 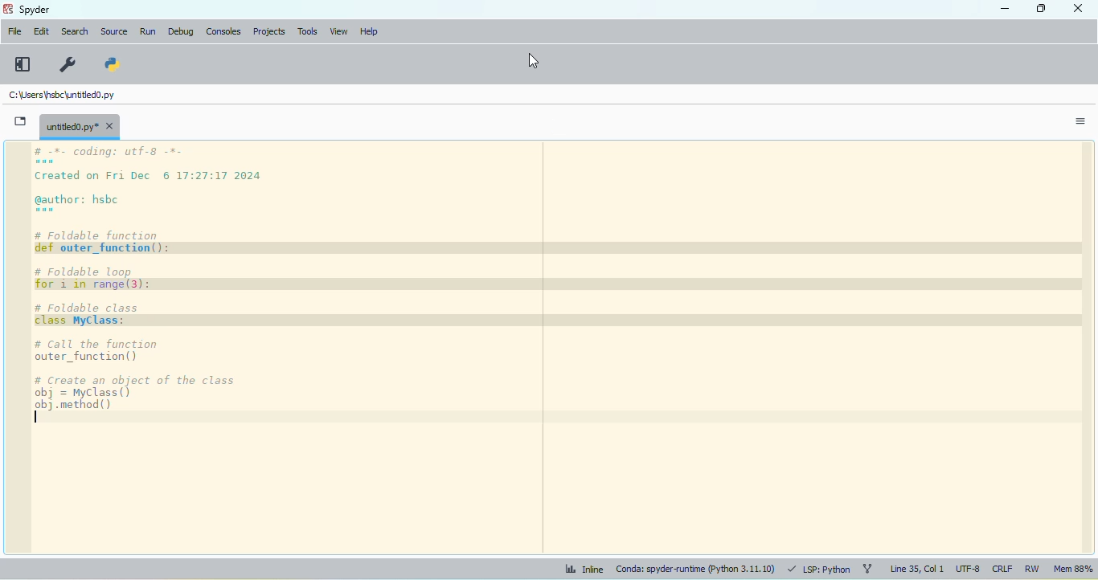 I want to click on cursor, so click(x=533, y=60).